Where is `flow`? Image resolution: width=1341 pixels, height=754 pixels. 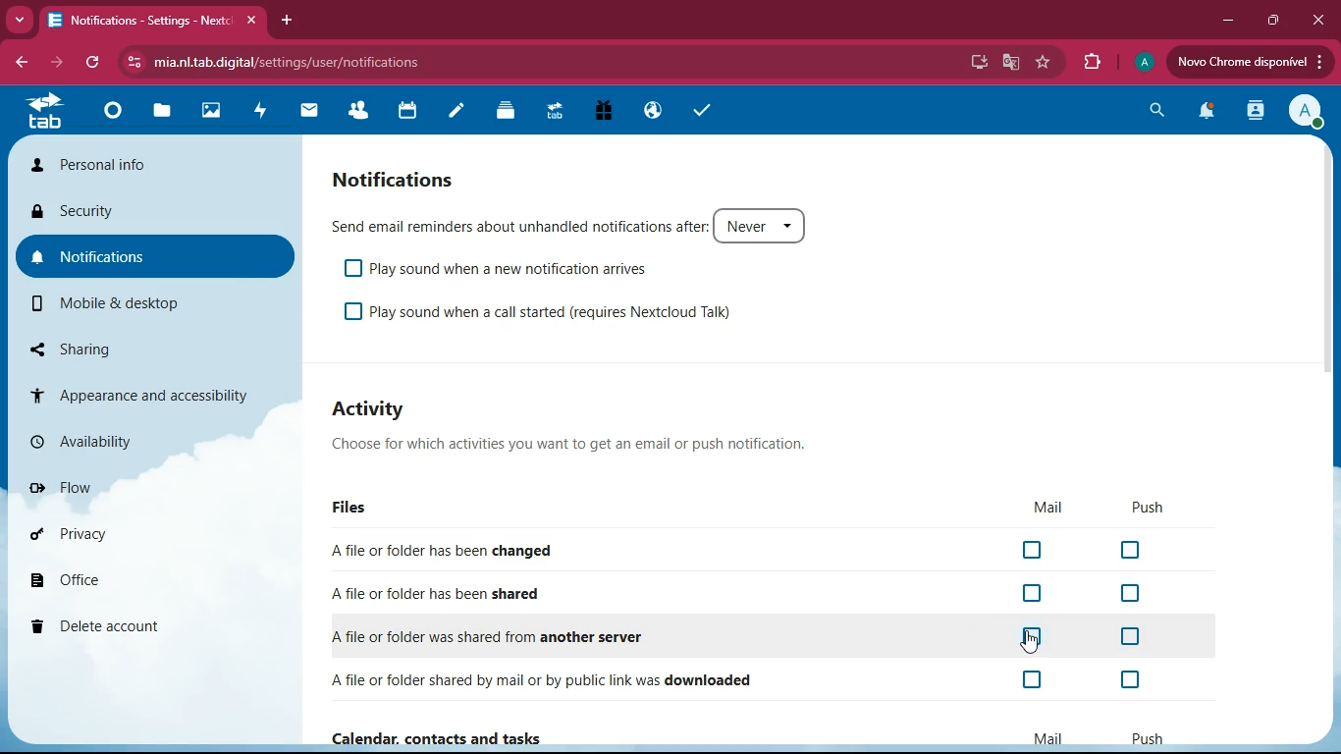 flow is located at coordinates (140, 491).